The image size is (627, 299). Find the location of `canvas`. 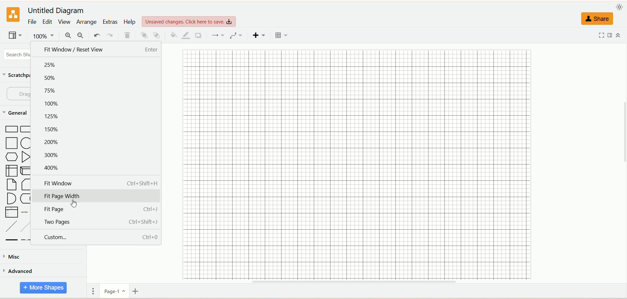

canvas is located at coordinates (360, 165).